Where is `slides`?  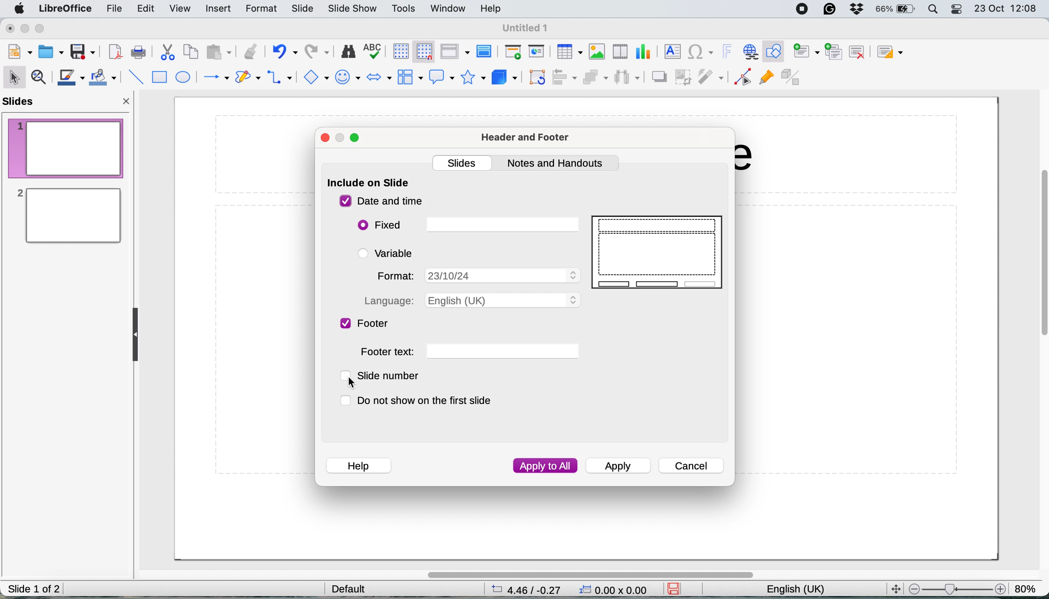
slides is located at coordinates (464, 162).